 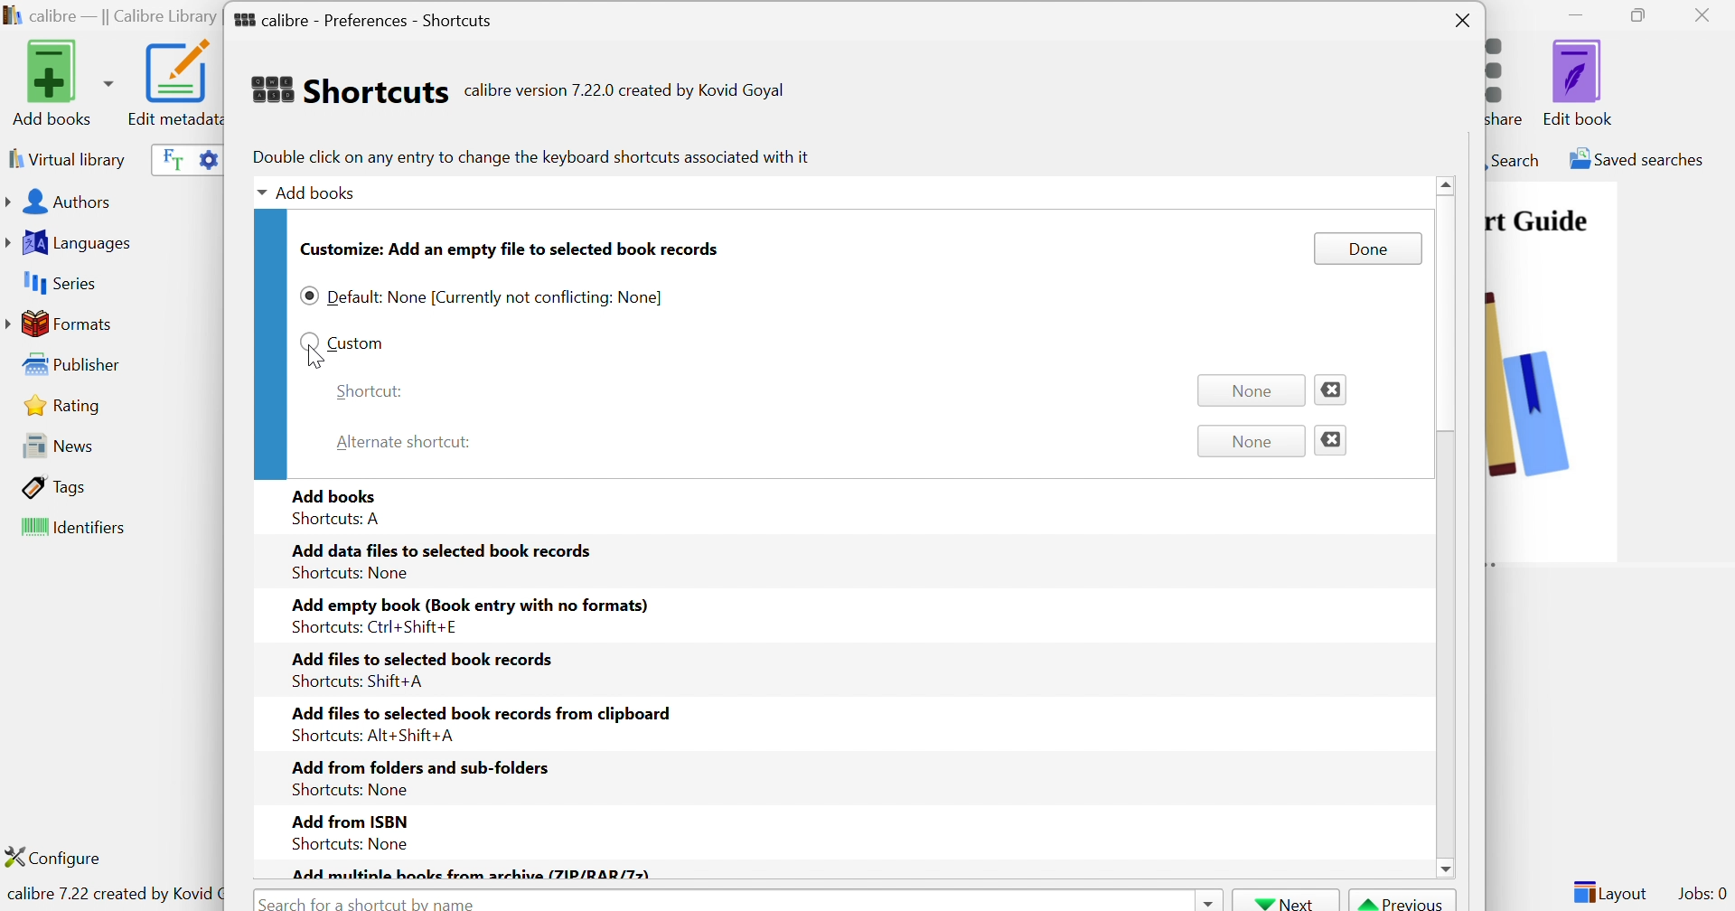 I want to click on Series, so click(x=57, y=284).